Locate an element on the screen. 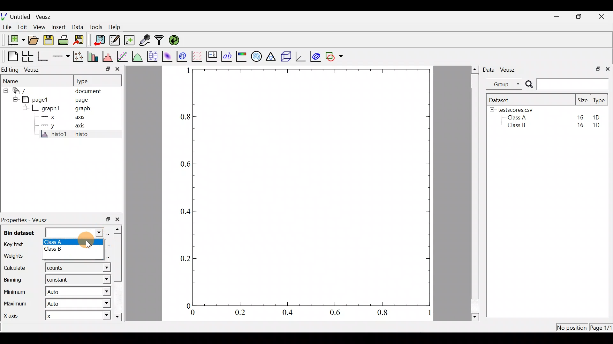 This screenshot has width=613, height=344. Minimize is located at coordinates (557, 17).